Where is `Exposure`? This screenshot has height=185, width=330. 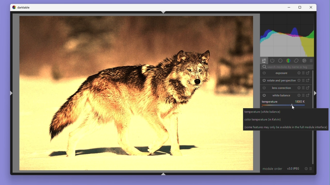
Exposure is located at coordinates (277, 73).